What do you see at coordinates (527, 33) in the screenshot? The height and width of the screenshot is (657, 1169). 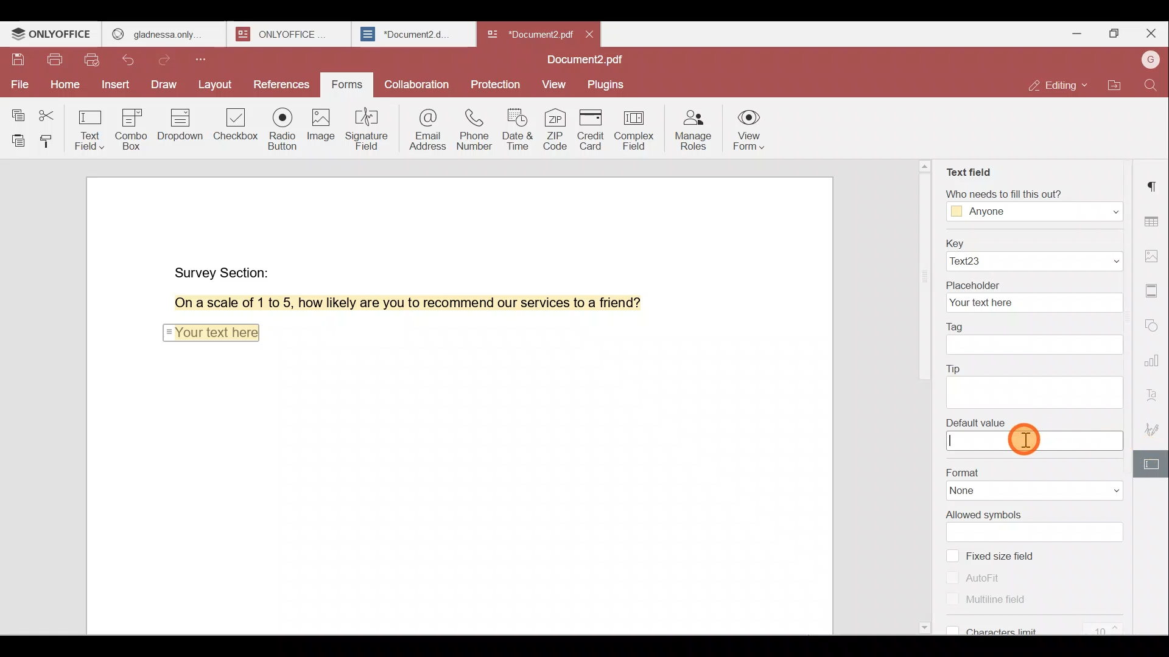 I see `Document2.pdf` at bounding box center [527, 33].